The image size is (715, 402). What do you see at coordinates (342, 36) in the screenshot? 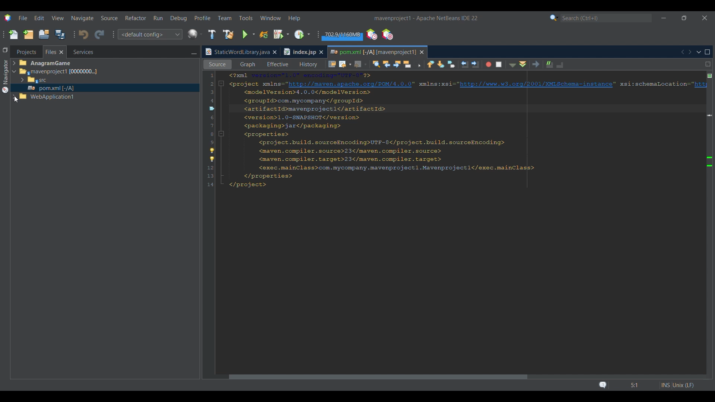
I see `Garbage collection amount changed` at bounding box center [342, 36].